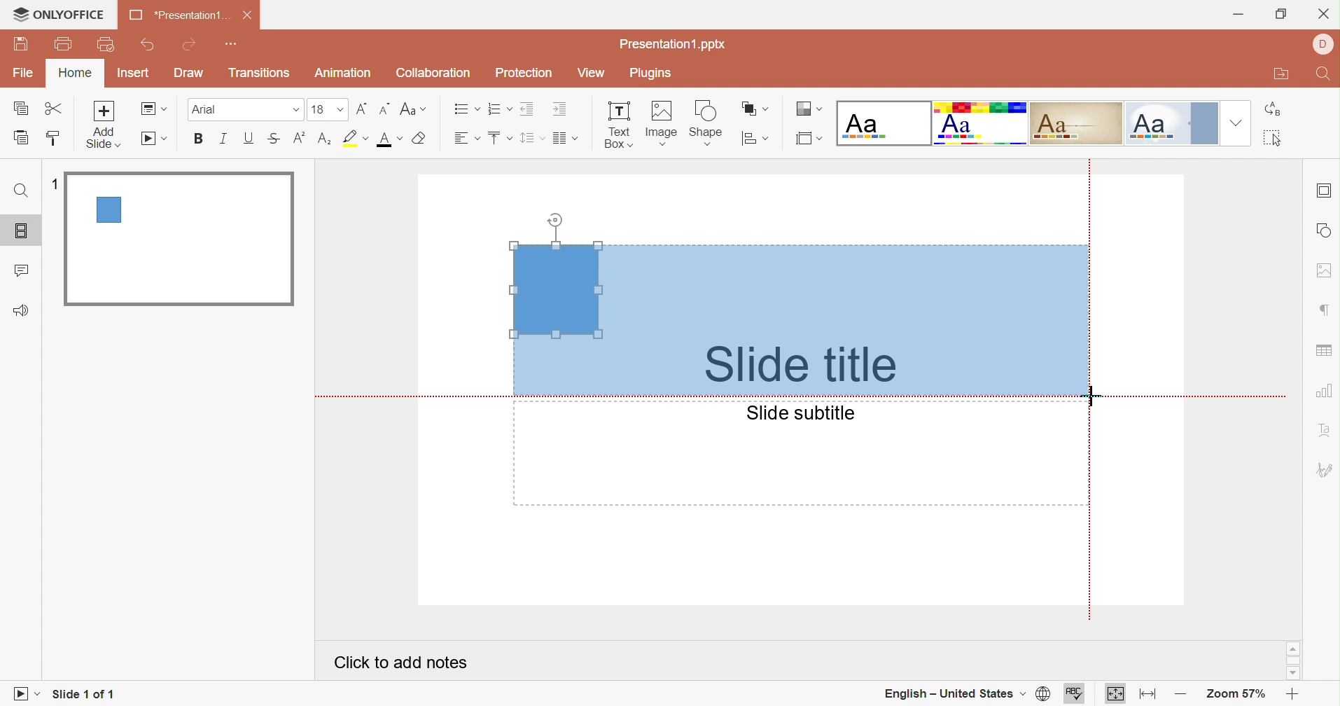  I want to click on Start slideshow, so click(155, 139).